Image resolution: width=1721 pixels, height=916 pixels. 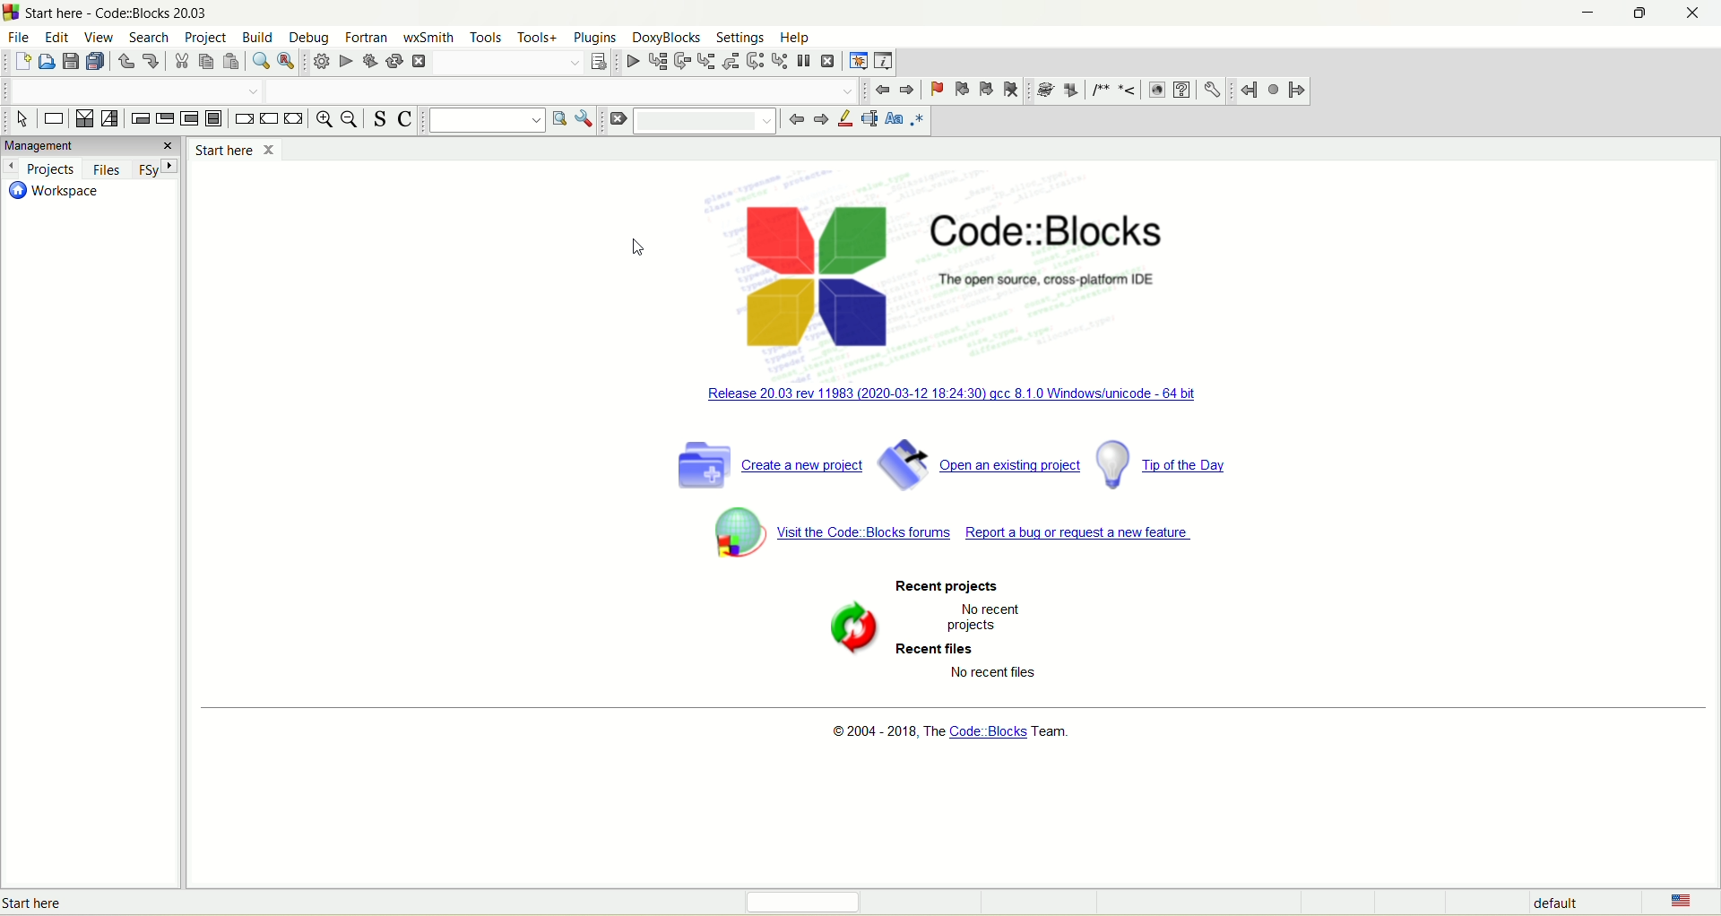 I want to click on block instruction, so click(x=212, y=117).